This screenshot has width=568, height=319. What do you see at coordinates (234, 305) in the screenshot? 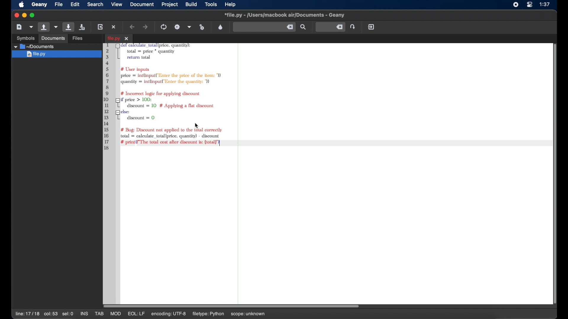
I see `scroll bar` at bounding box center [234, 305].